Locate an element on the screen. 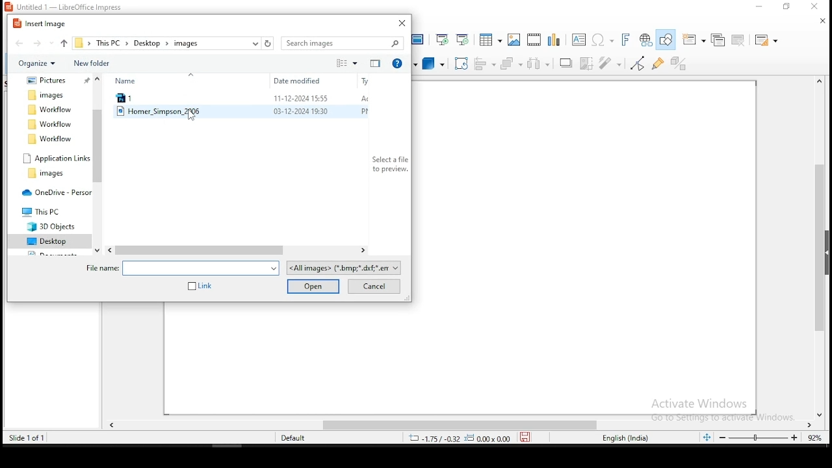  cancel is located at coordinates (376, 287).